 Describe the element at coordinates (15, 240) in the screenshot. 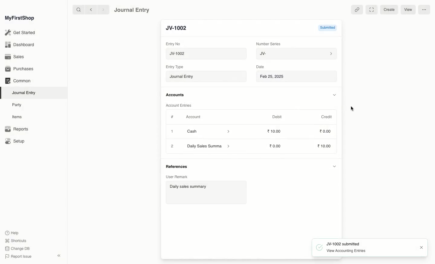

I see `Shortcuts` at that location.